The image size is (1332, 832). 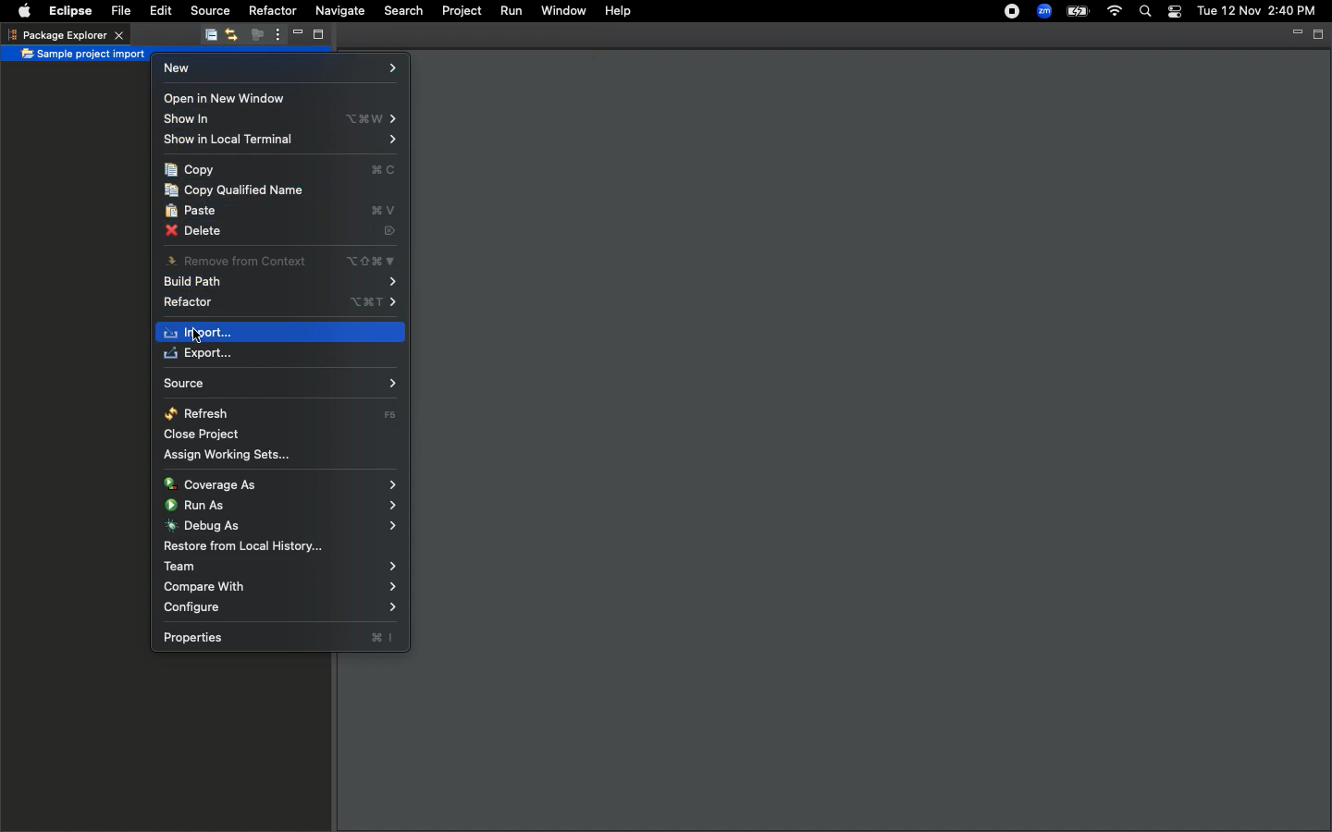 What do you see at coordinates (252, 36) in the screenshot?
I see `Focus on active task` at bounding box center [252, 36].